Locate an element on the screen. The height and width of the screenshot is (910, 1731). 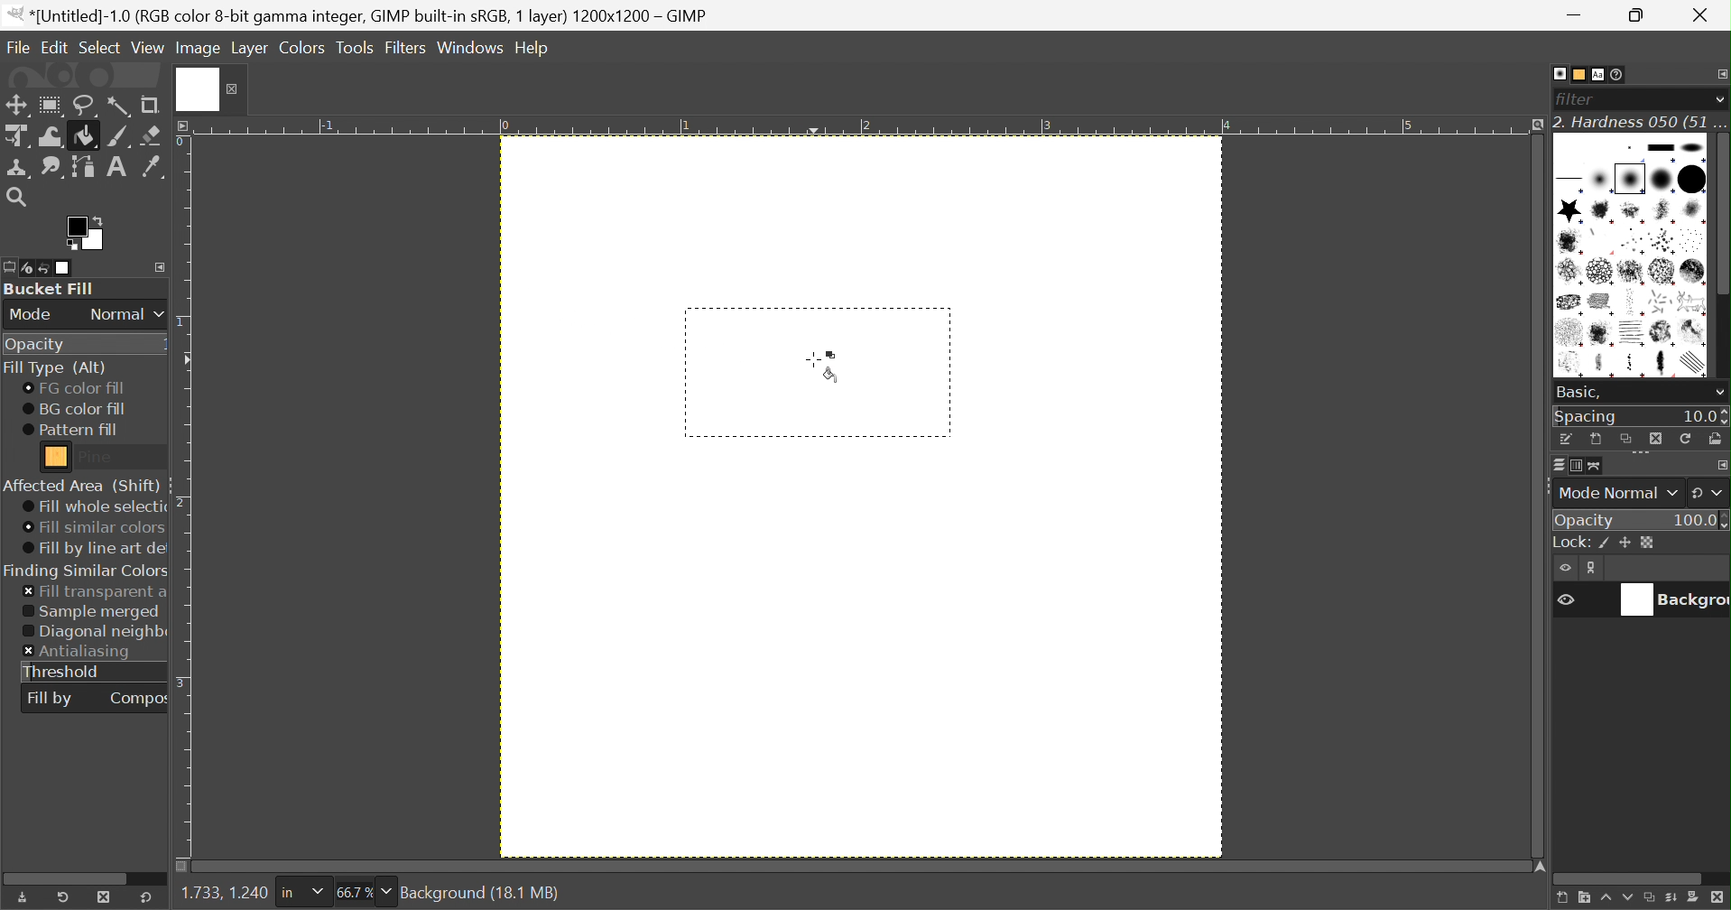
Bucket Fill Tool is located at coordinates (86, 137).